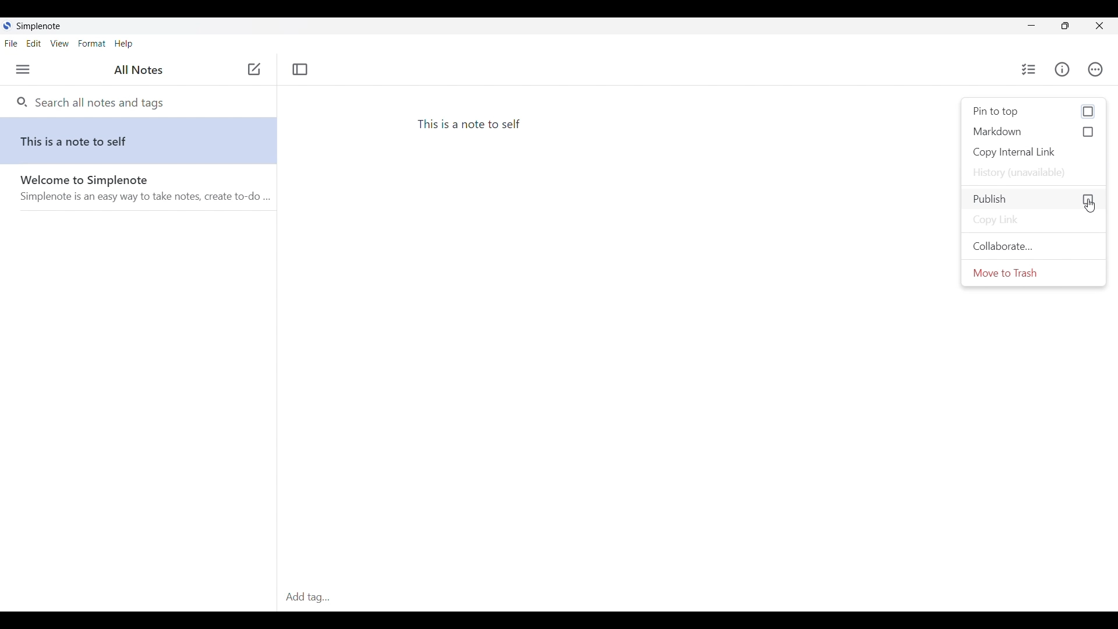 This screenshot has width=1118, height=629. Describe the element at coordinates (1062, 69) in the screenshot. I see `Info` at that location.